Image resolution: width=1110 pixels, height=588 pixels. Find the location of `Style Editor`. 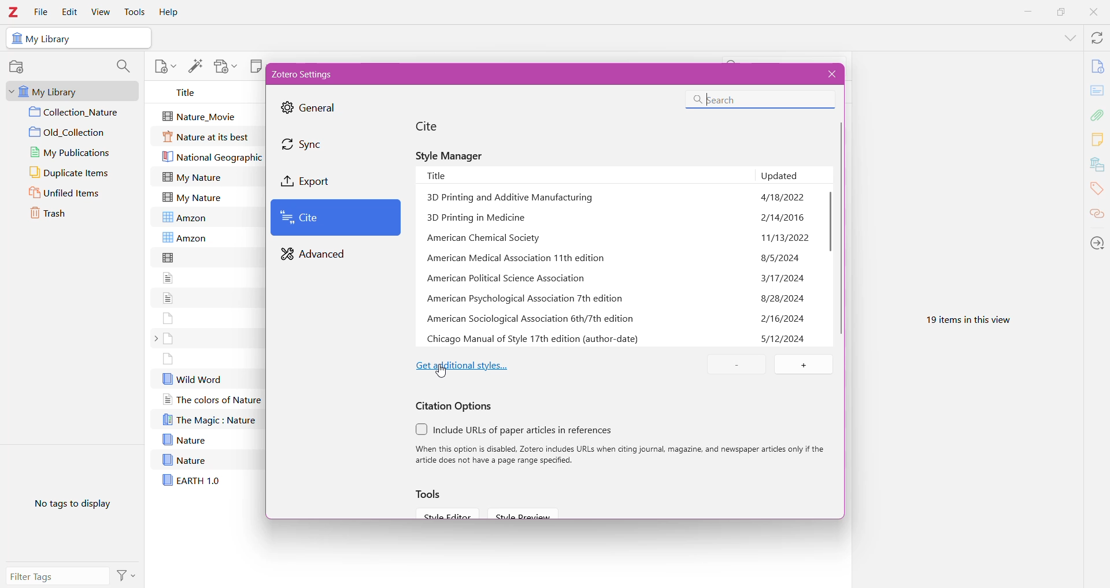

Style Editor is located at coordinates (446, 513).